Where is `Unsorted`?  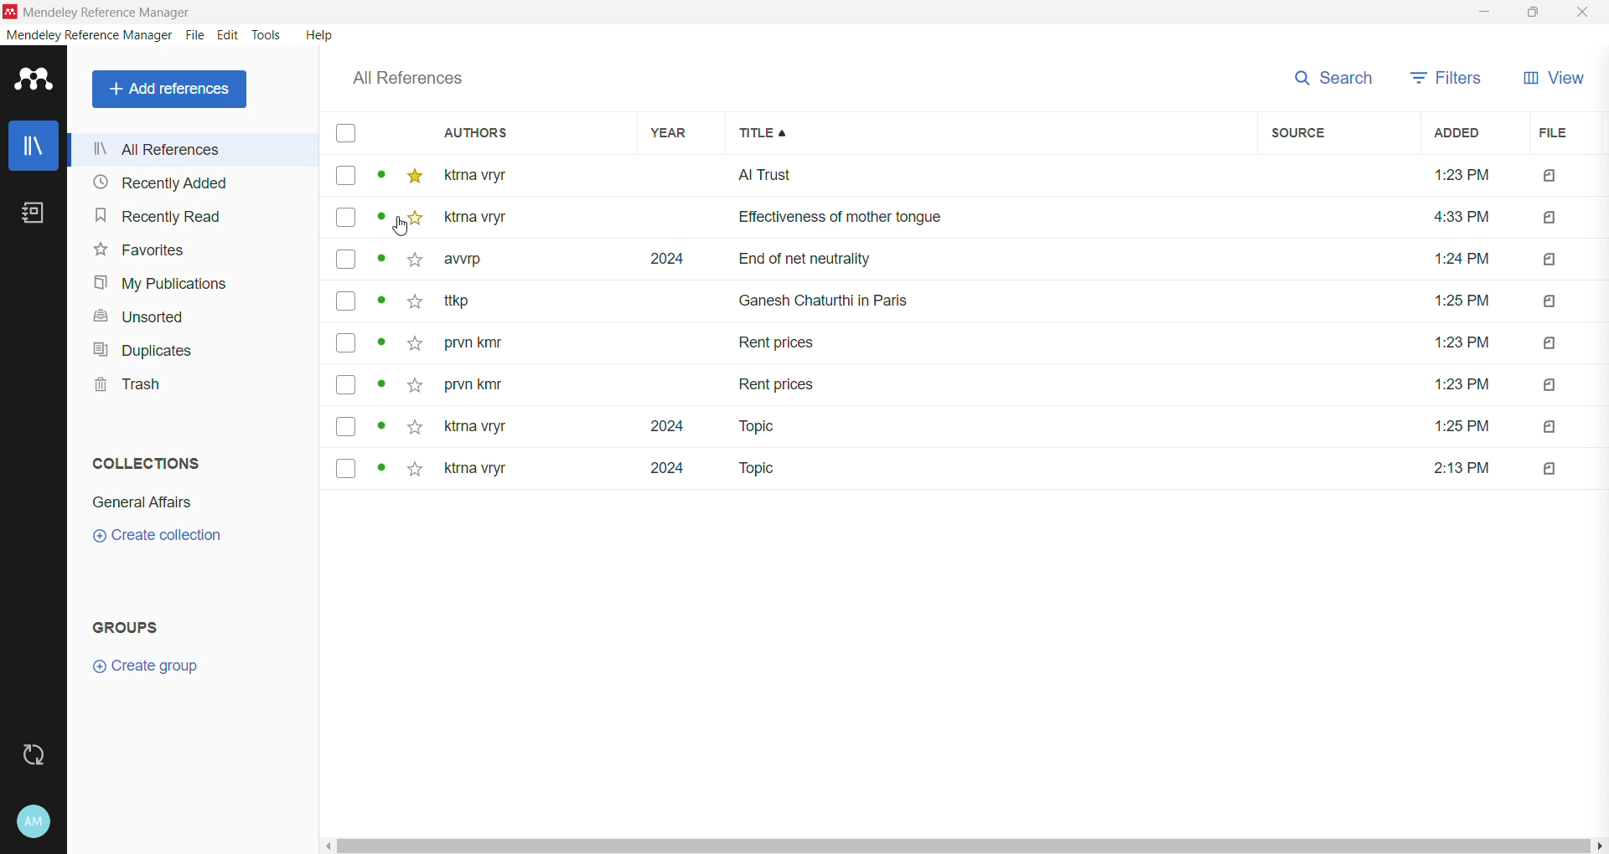 Unsorted is located at coordinates (145, 318).